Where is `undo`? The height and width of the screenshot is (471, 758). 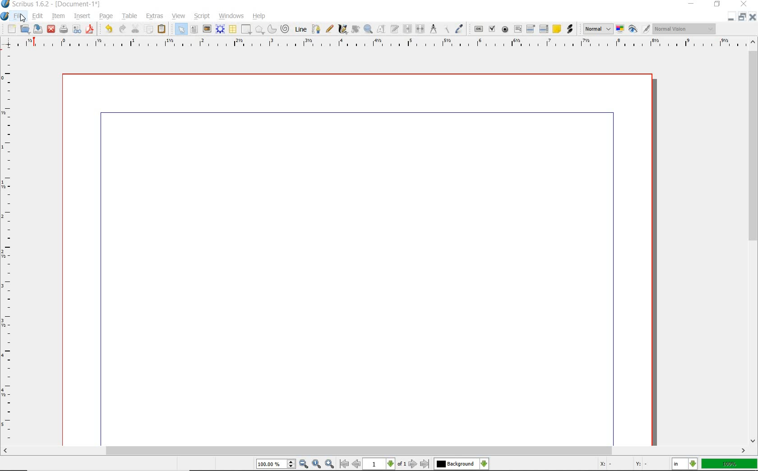
undo is located at coordinates (108, 29).